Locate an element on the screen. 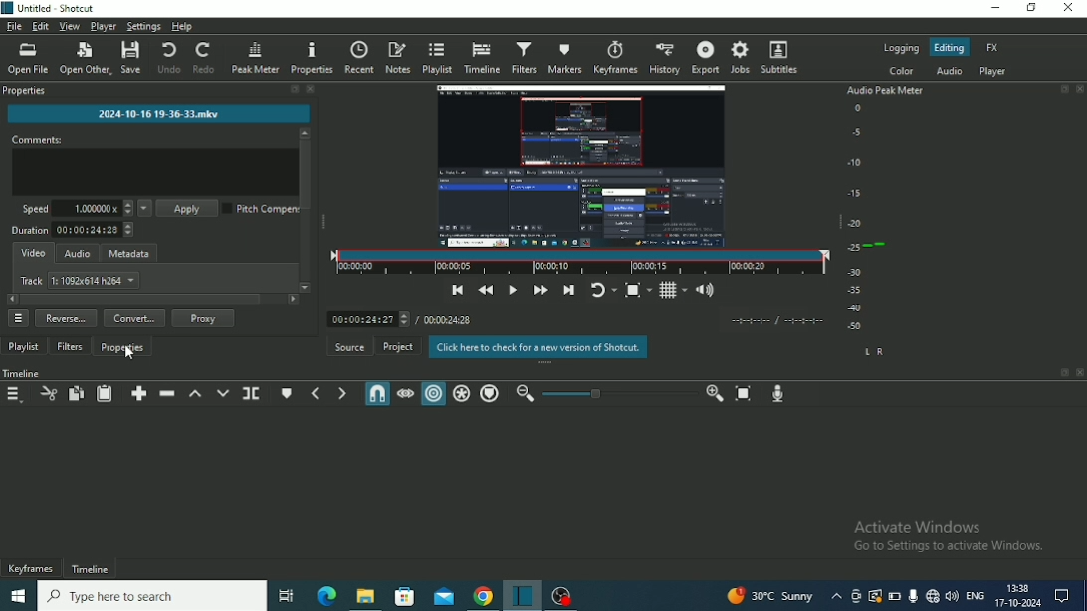  Ripple delete is located at coordinates (166, 393).